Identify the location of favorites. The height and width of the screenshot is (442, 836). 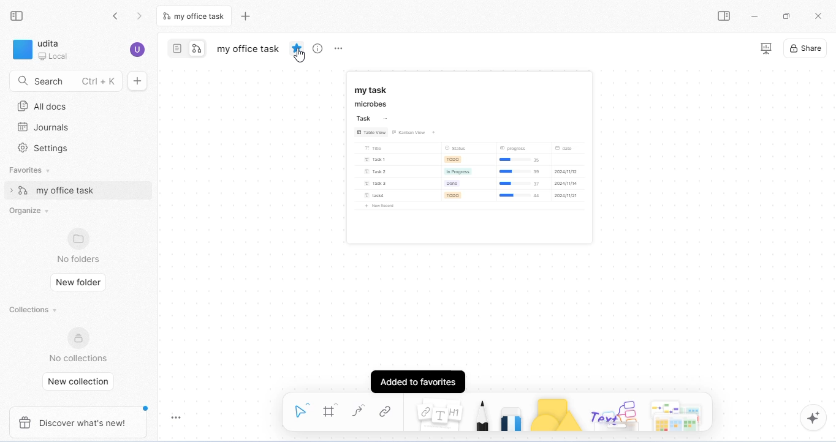
(34, 170).